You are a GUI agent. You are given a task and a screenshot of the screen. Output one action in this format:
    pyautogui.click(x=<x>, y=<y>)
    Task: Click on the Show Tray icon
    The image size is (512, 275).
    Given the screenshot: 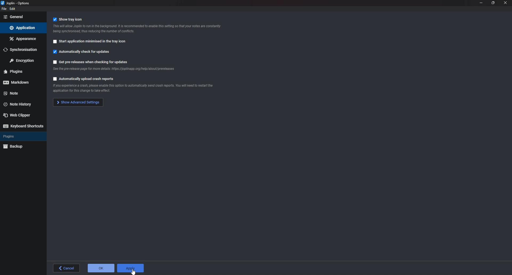 What is the action you would take?
    pyautogui.click(x=71, y=19)
    